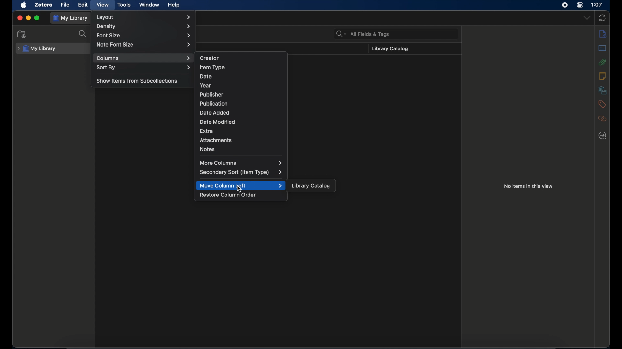 Image resolution: width=622 pixels, height=349 pixels. I want to click on related, so click(603, 118).